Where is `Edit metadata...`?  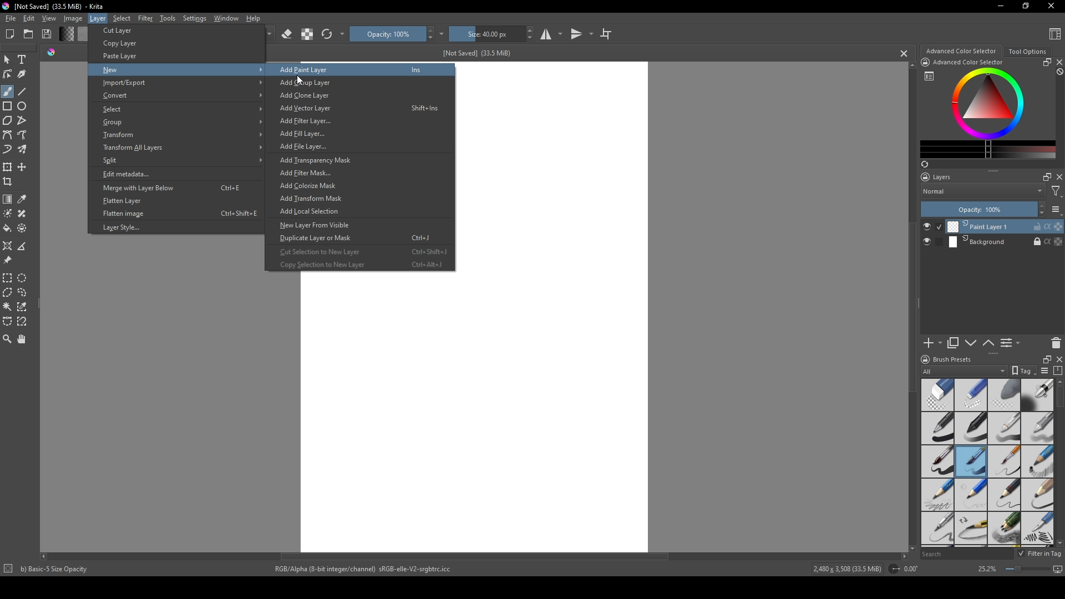
Edit metadata... is located at coordinates (131, 174).